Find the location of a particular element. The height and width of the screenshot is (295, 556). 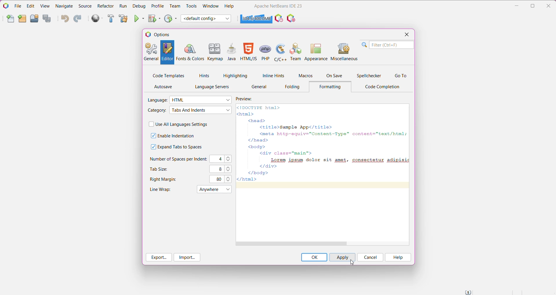

Import is located at coordinates (187, 258).